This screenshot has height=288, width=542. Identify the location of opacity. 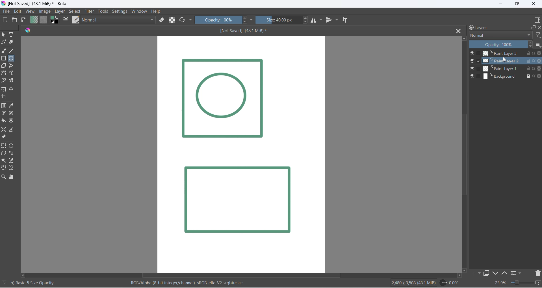
(502, 44).